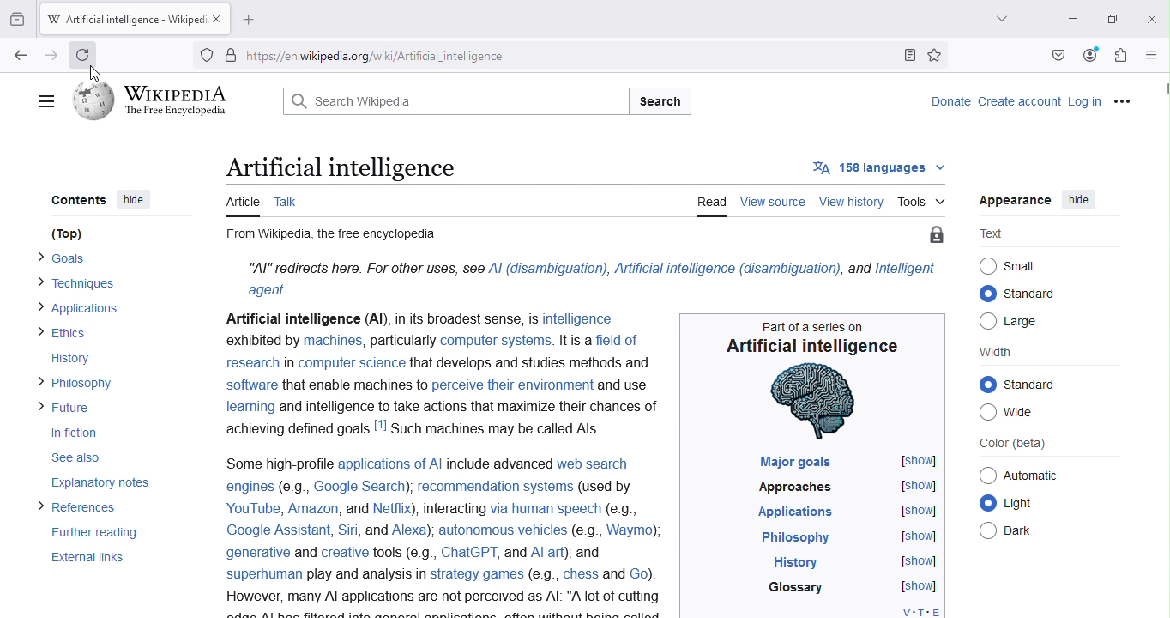 This screenshot has width=1170, height=618. What do you see at coordinates (883, 166) in the screenshot?
I see `158 languages` at bounding box center [883, 166].